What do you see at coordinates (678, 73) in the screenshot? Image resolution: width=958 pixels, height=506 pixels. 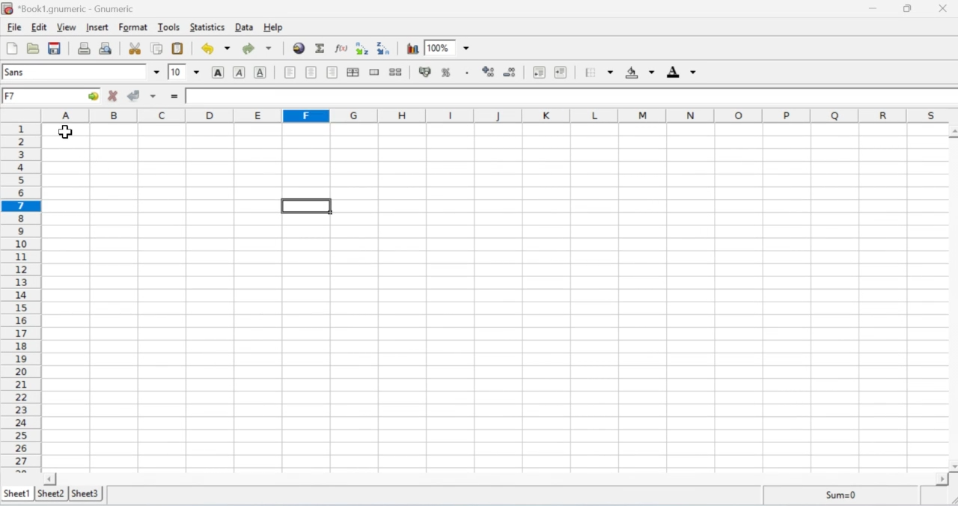 I see `Foreground` at bounding box center [678, 73].